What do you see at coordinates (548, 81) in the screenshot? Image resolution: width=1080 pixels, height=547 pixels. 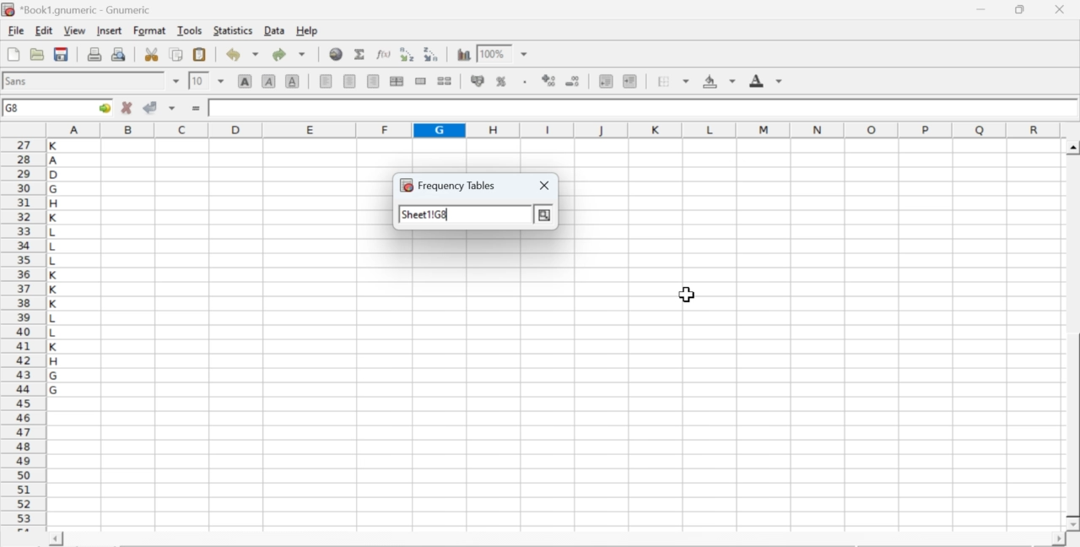 I see `decrease number of decimals displayed` at bounding box center [548, 81].